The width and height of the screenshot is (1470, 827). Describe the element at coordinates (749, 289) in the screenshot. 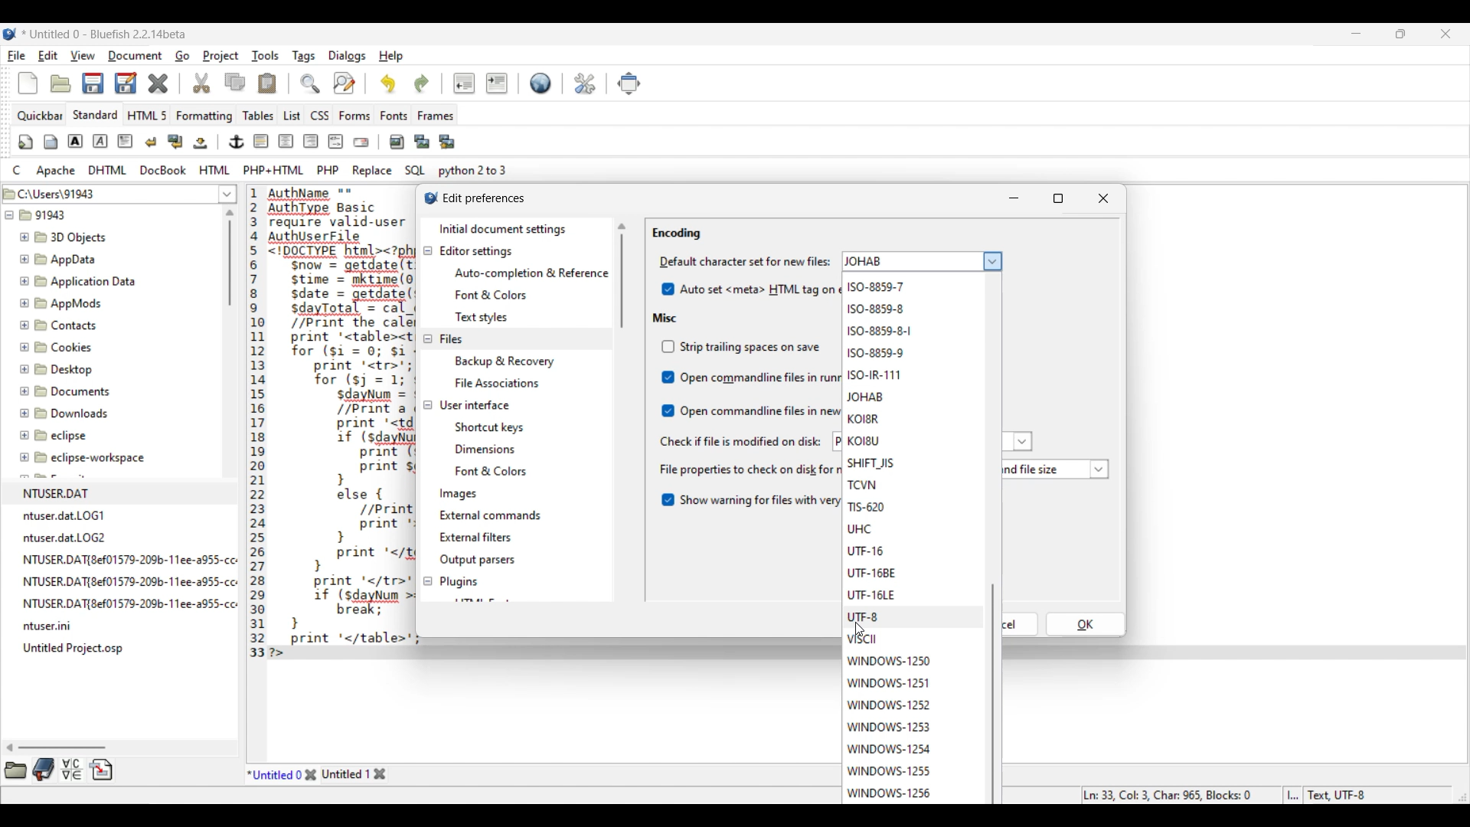

I see `Auto set HTML tag on encoding change` at that location.